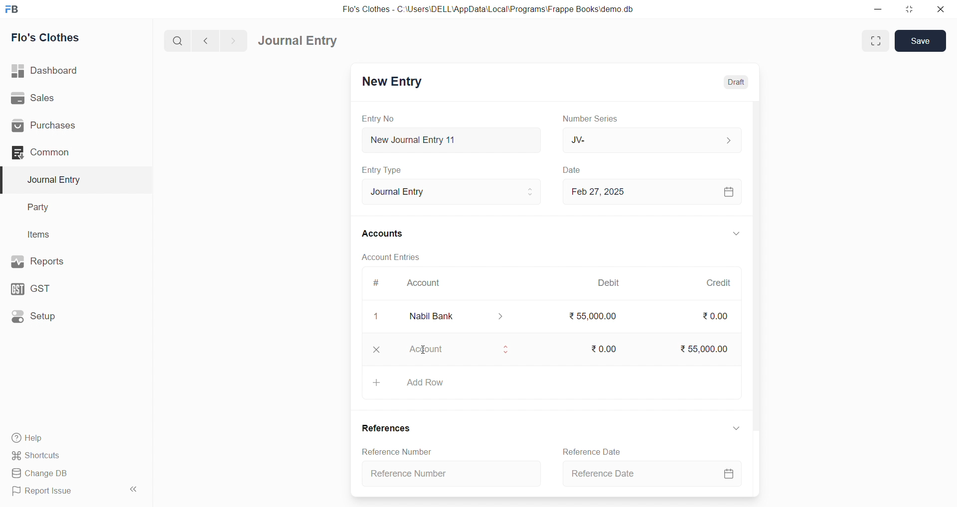 The width and height of the screenshot is (957, 507). I want to click on minimize, so click(876, 8).